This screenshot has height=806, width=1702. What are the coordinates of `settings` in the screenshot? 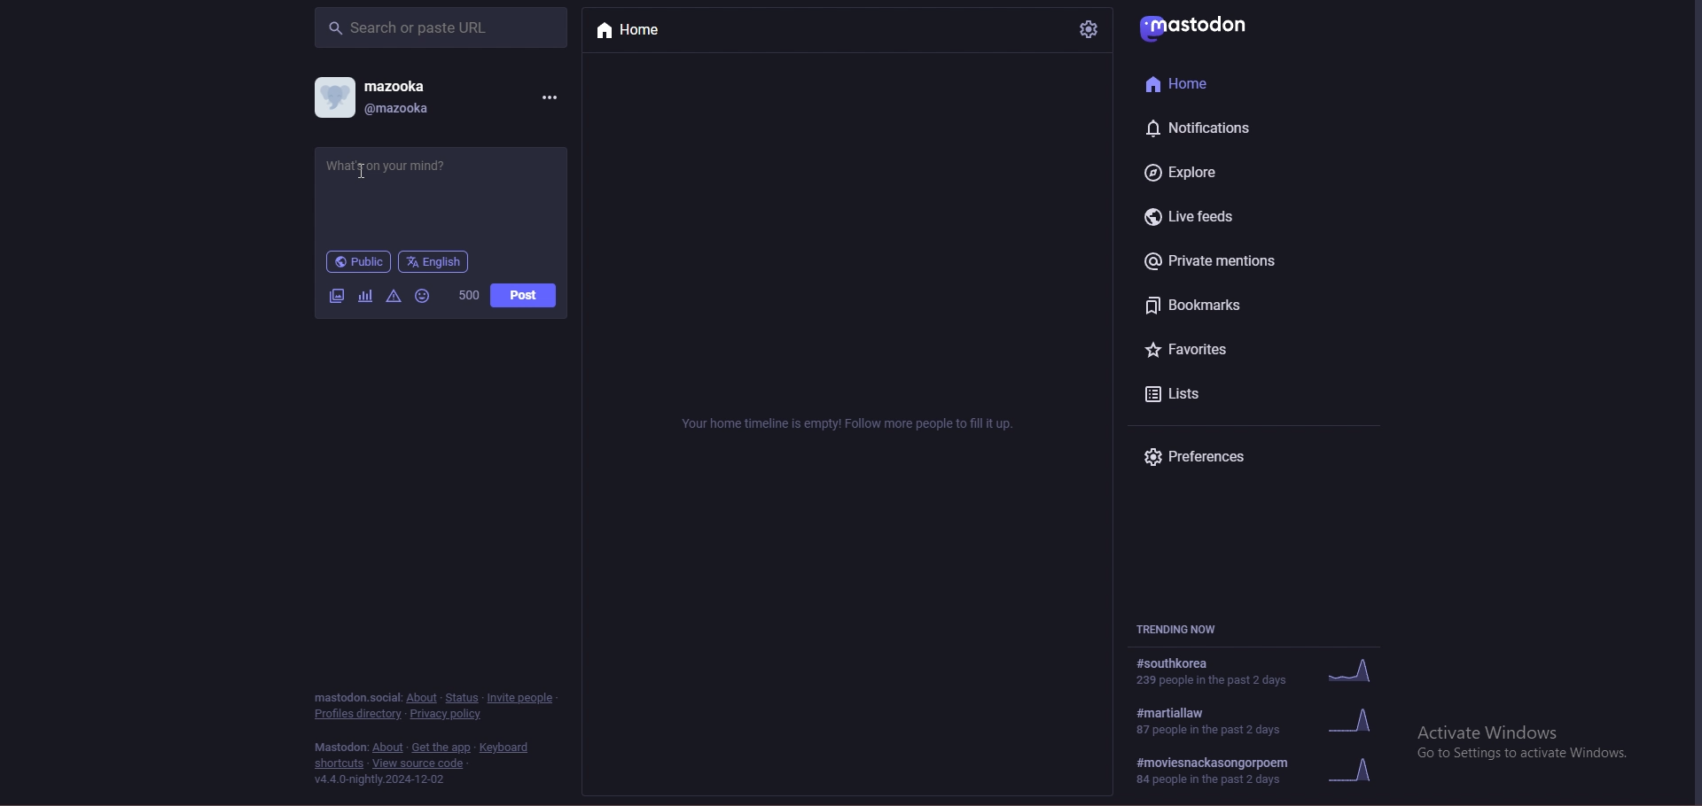 It's located at (1087, 29).